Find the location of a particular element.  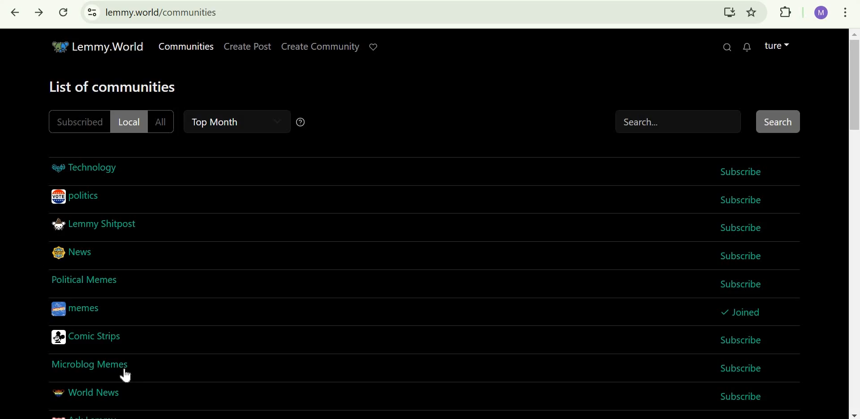

world news is located at coordinates (86, 393).